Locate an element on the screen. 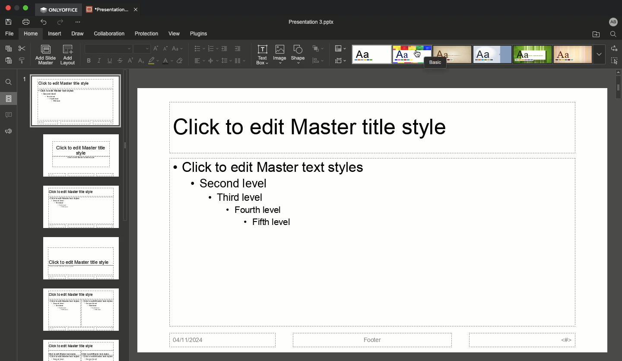  More styles is located at coordinates (598, 54).